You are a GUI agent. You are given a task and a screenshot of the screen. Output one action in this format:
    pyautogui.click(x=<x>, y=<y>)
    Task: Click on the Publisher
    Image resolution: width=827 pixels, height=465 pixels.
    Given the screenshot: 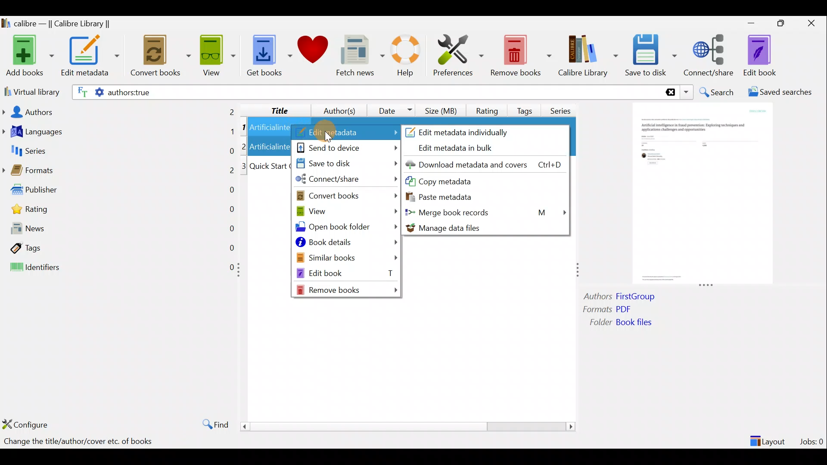 What is the action you would take?
    pyautogui.click(x=120, y=192)
    